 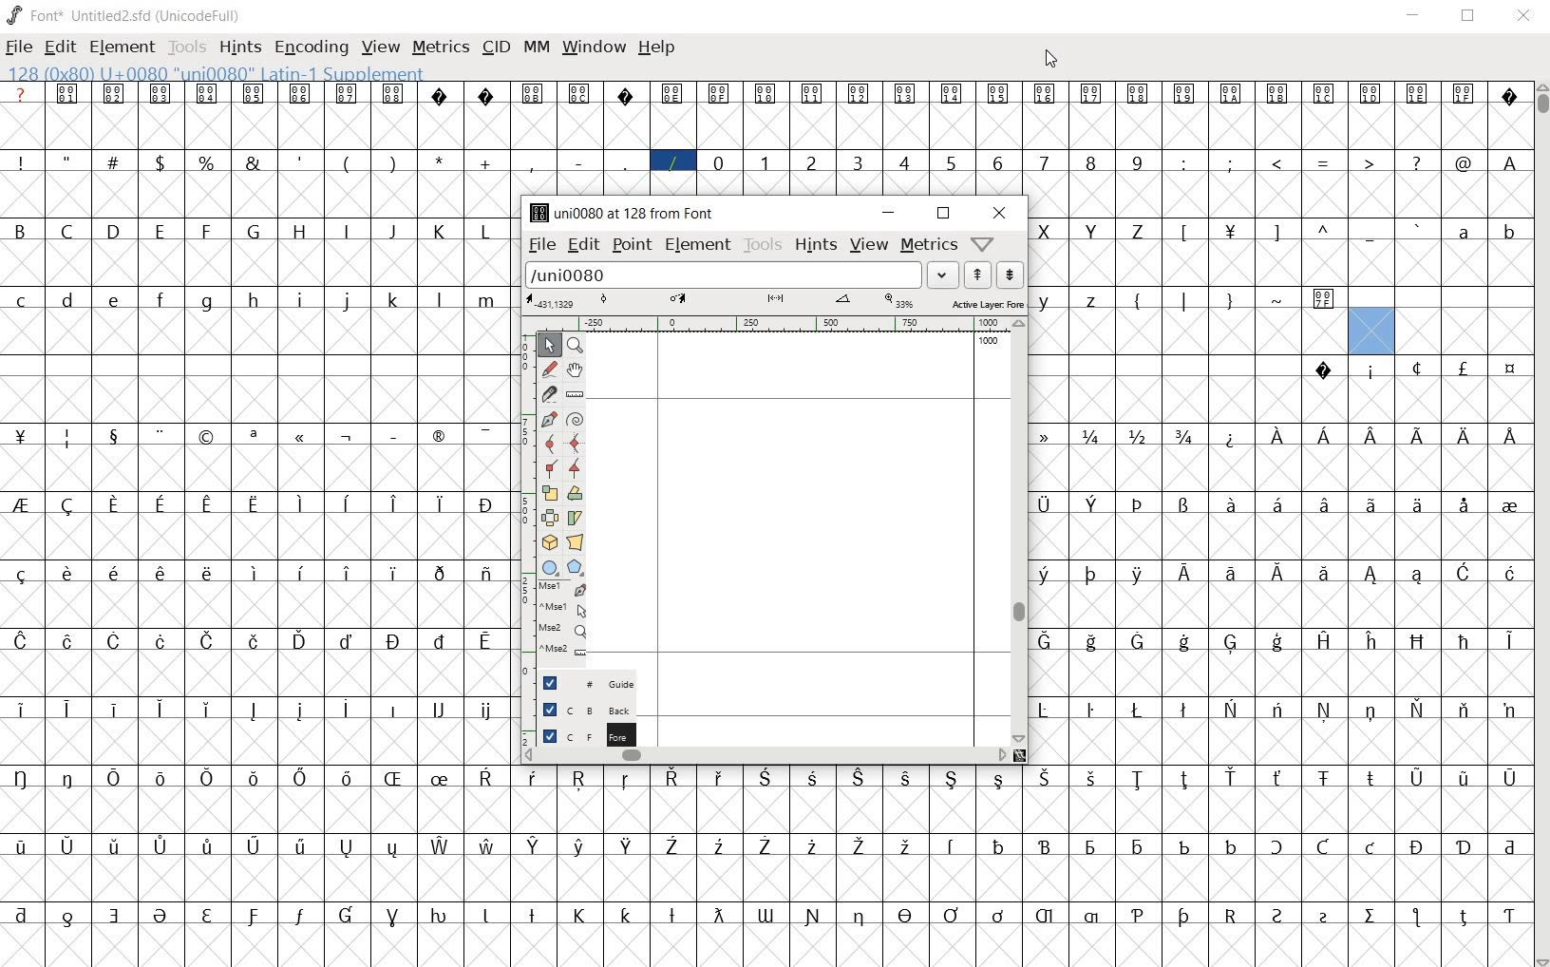 I want to click on HELP, so click(x=658, y=49).